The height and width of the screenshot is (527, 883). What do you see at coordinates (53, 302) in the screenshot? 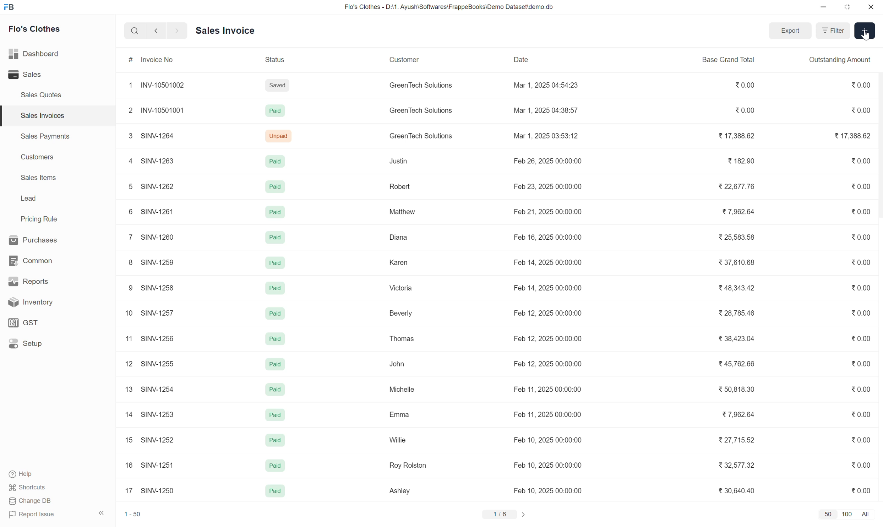
I see `Inventory ` at bounding box center [53, 302].